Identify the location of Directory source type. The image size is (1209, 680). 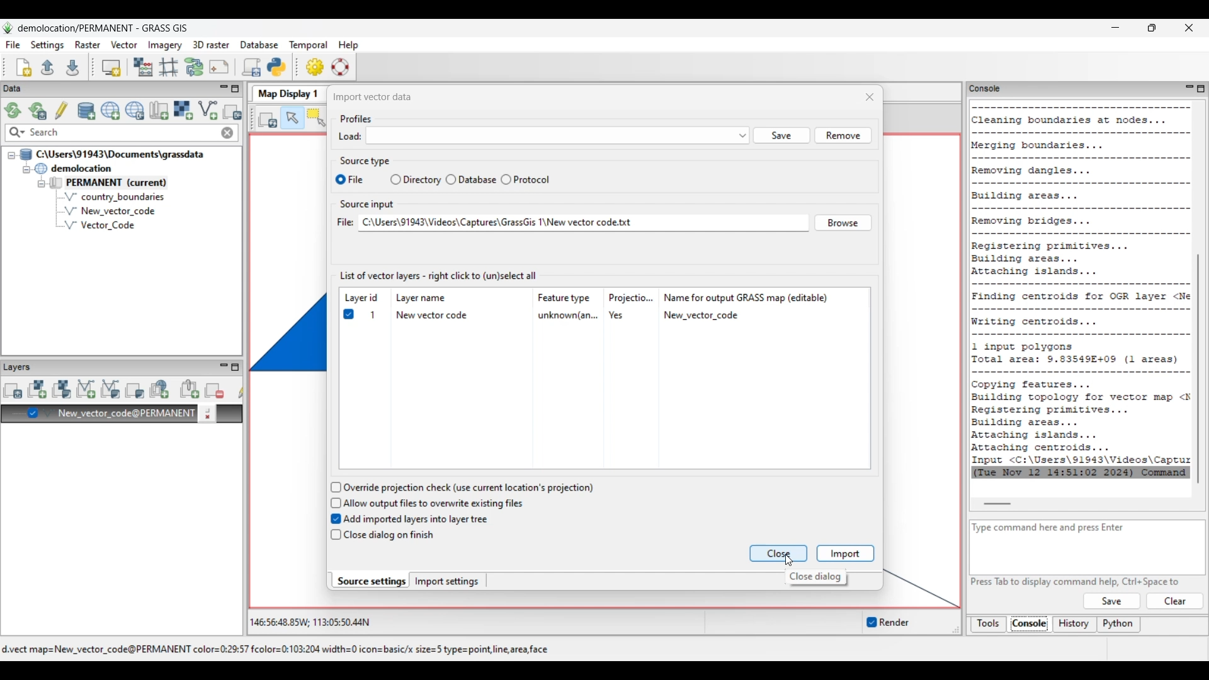
(422, 180).